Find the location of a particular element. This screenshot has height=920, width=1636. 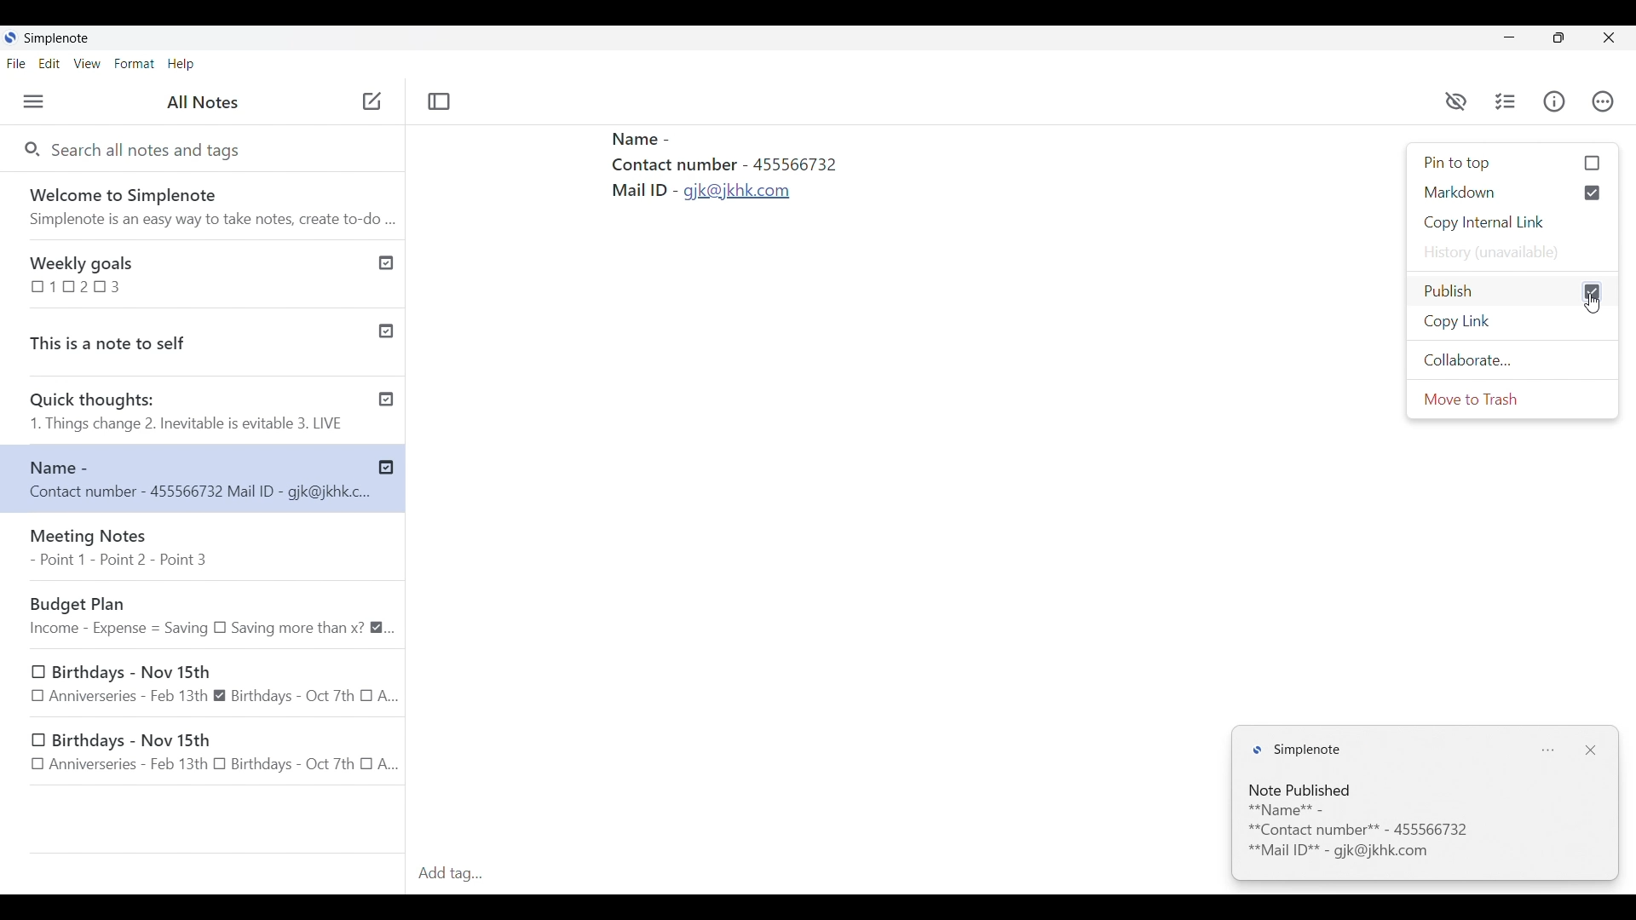

Weekly goals is located at coordinates (181, 273).